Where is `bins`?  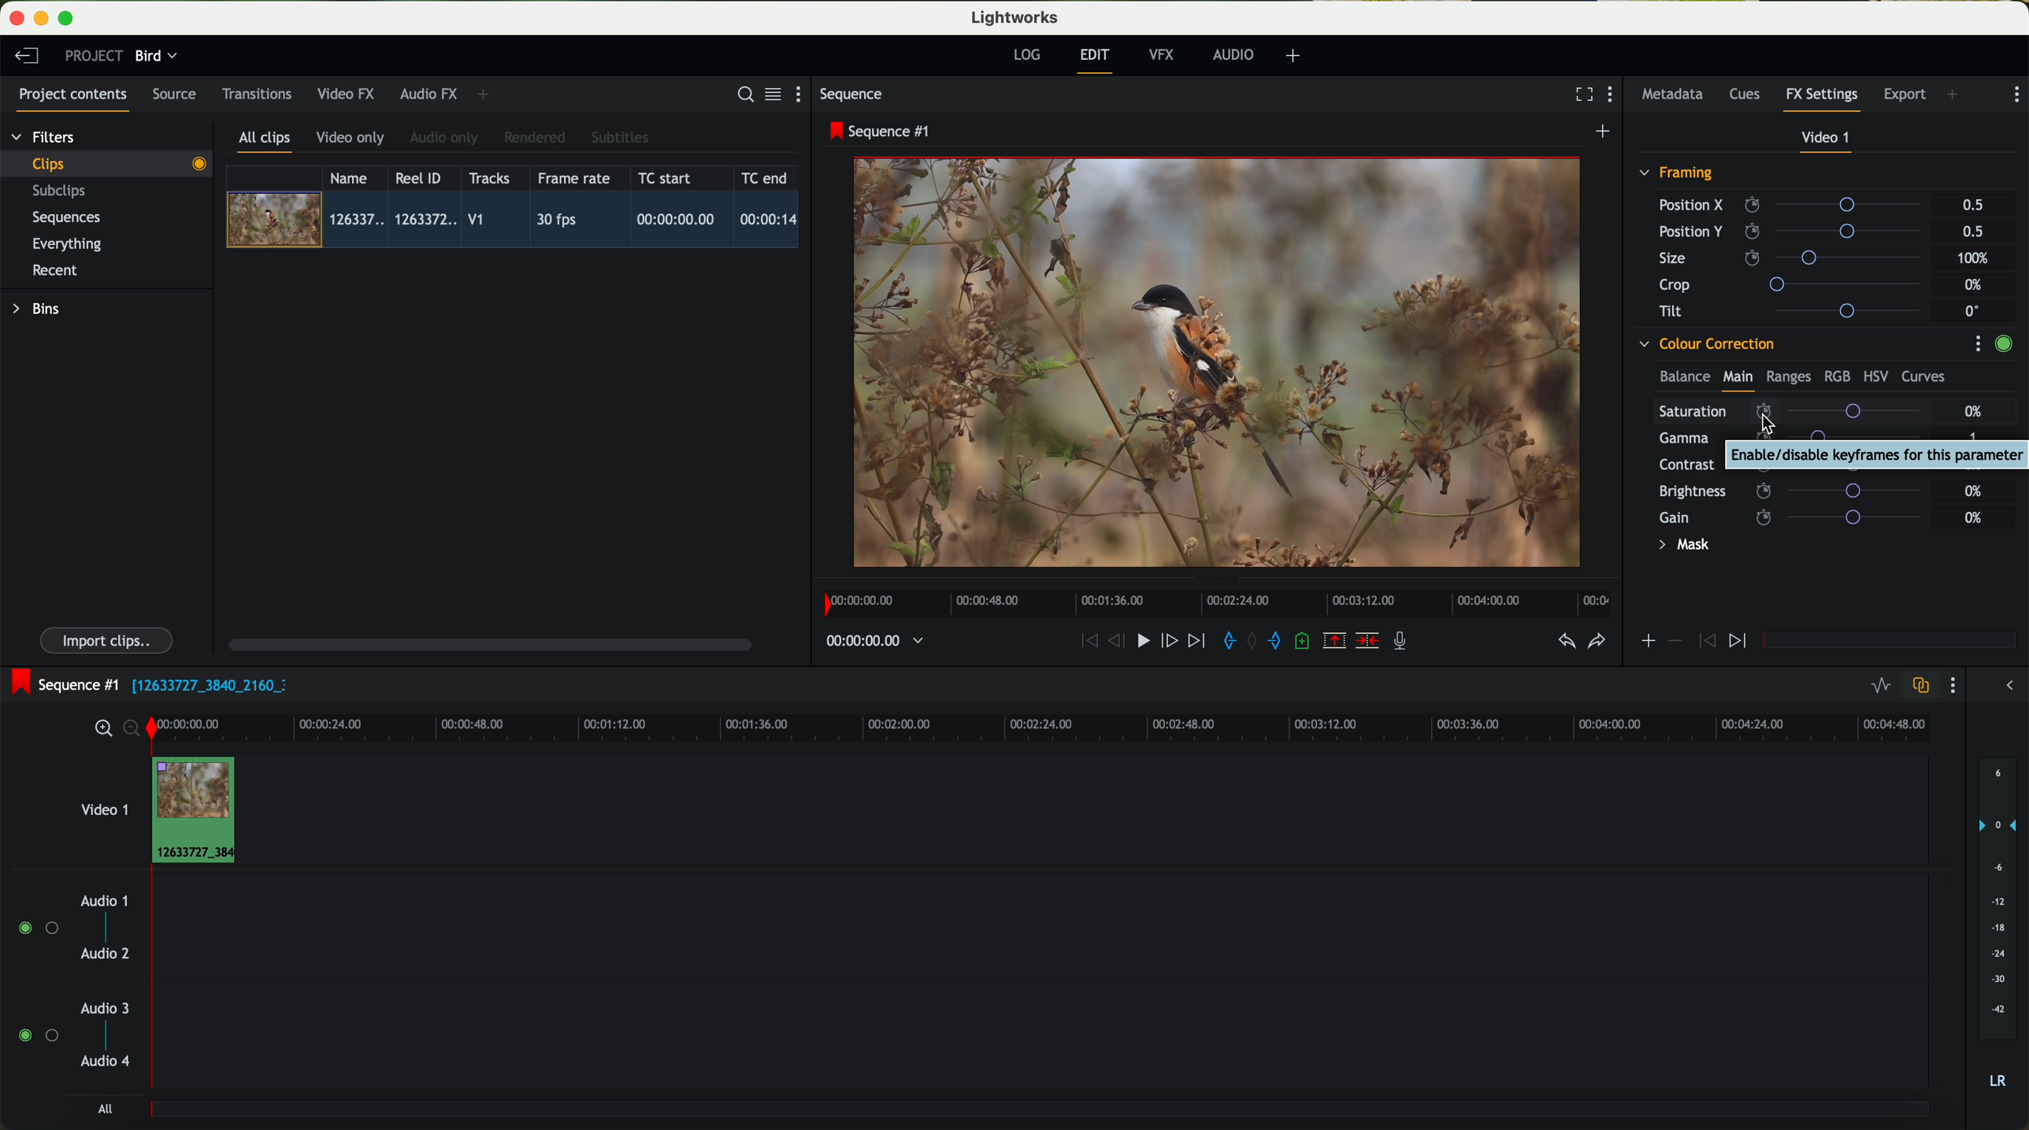 bins is located at coordinates (39, 309).